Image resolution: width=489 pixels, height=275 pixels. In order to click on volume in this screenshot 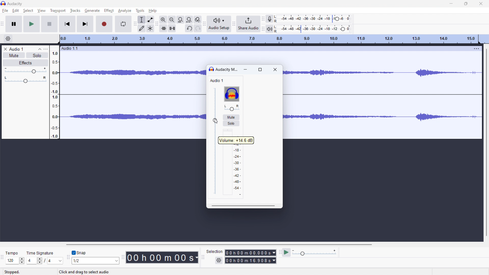, I will do `click(25, 71)`.